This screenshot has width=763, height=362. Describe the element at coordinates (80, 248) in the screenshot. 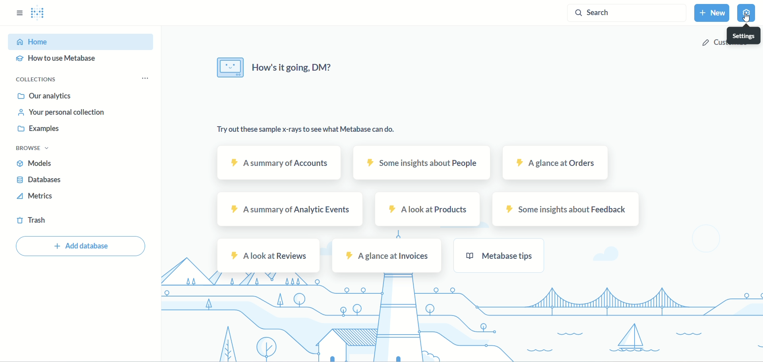

I see `add database` at that location.